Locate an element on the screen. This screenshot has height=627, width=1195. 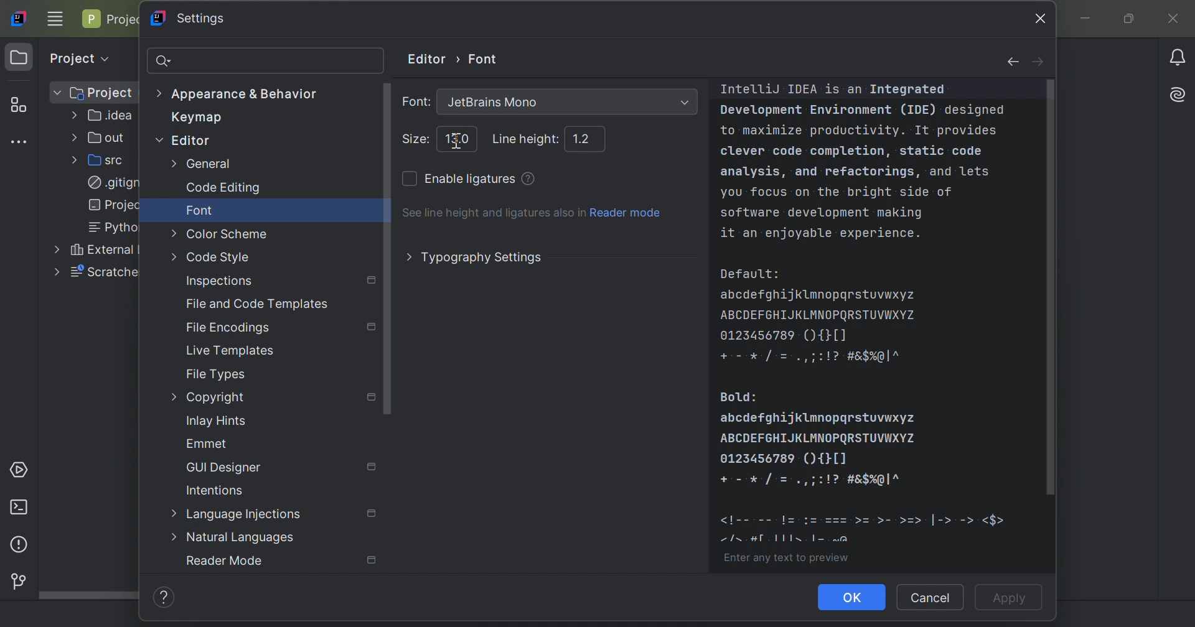
Structure is located at coordinates (19, 106).